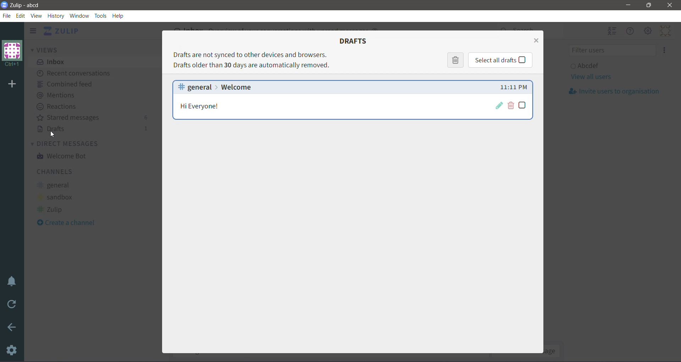  What do you see at coordinates (52, 210) in the screenshot?
I see `Zulip` at bounding box center [52, 210].